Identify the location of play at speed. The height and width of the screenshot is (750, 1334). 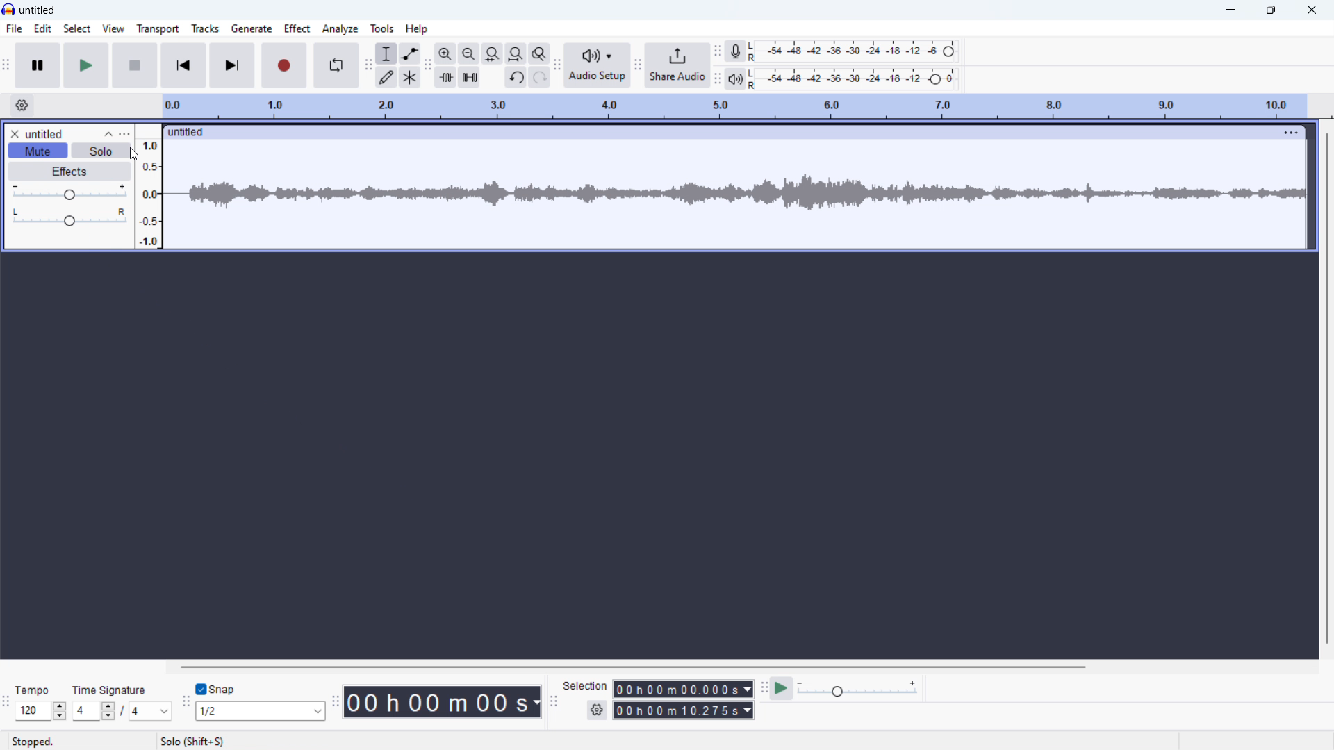
(782, 689).